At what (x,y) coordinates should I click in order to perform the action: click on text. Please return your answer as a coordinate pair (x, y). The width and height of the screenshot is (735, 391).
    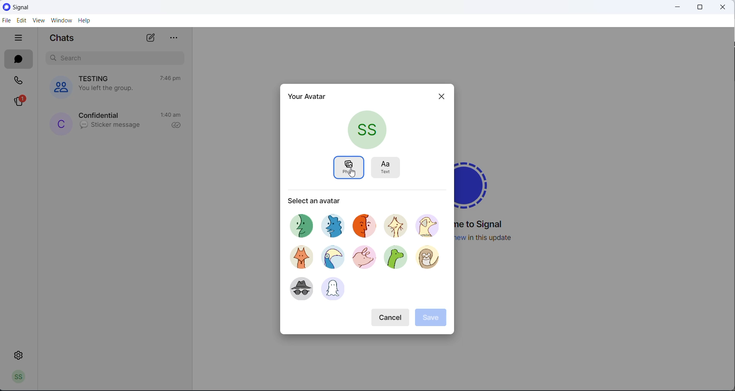
    Looking at the image, I should click on (388, 166).